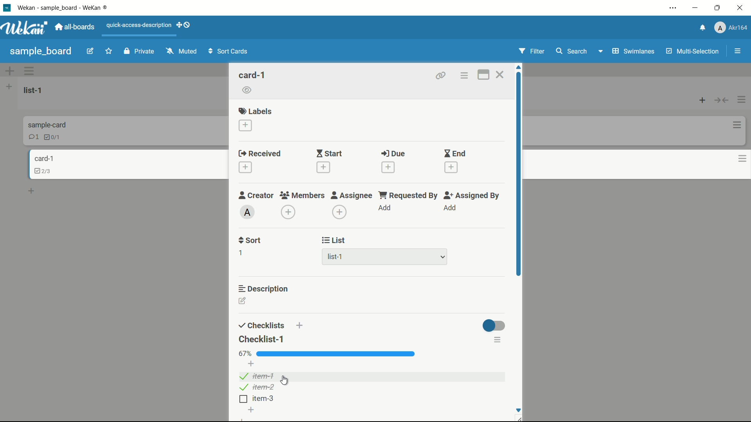 Image resolution: width=751 pixels, height=422 pixels. What do you see at coordinates (496, 326) in the screenshot?
I see `toggle button` at bounding box center [496, 326].